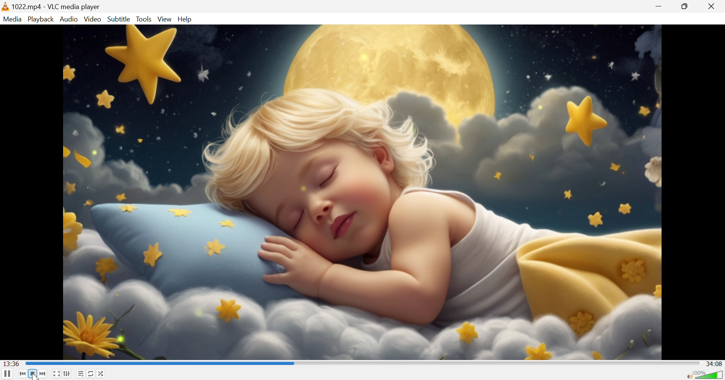 The height and width of the screenshot is (380, 725). Describe the element at coordinates (91, 373) in the screenshot. I see `Click to toggle between loop all, loop one and no loop` at that location.